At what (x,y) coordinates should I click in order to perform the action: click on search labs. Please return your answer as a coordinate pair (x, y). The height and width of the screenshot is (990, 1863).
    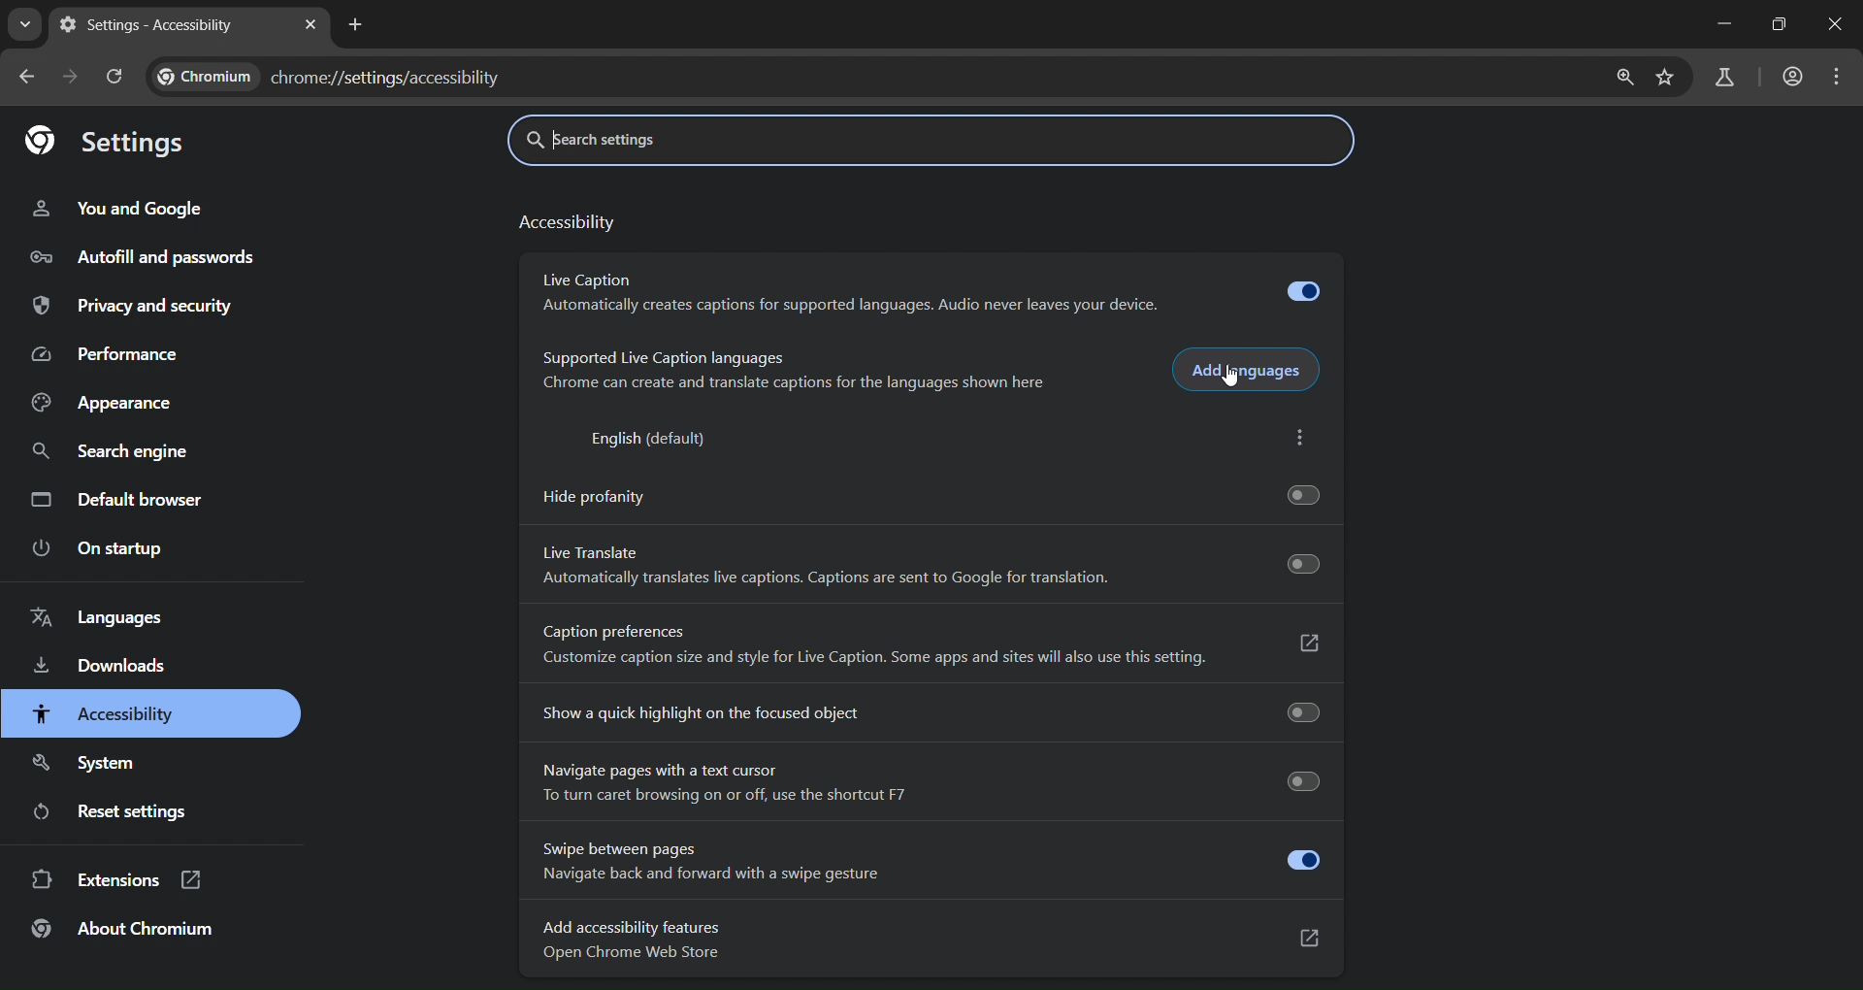
    Looking at the image, I should click on (1724, 80).